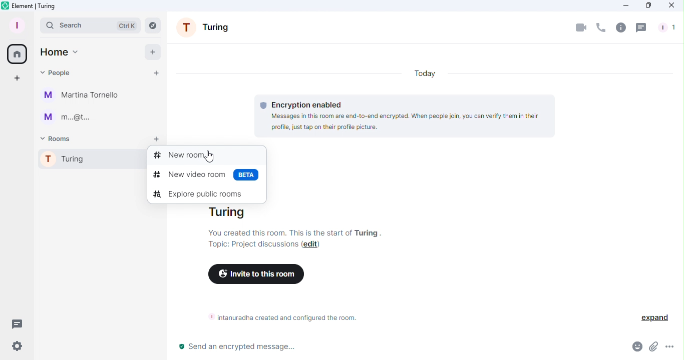  Describe the element at coordinates (15, 24) in the screenshot. I see `Profile` at that location.